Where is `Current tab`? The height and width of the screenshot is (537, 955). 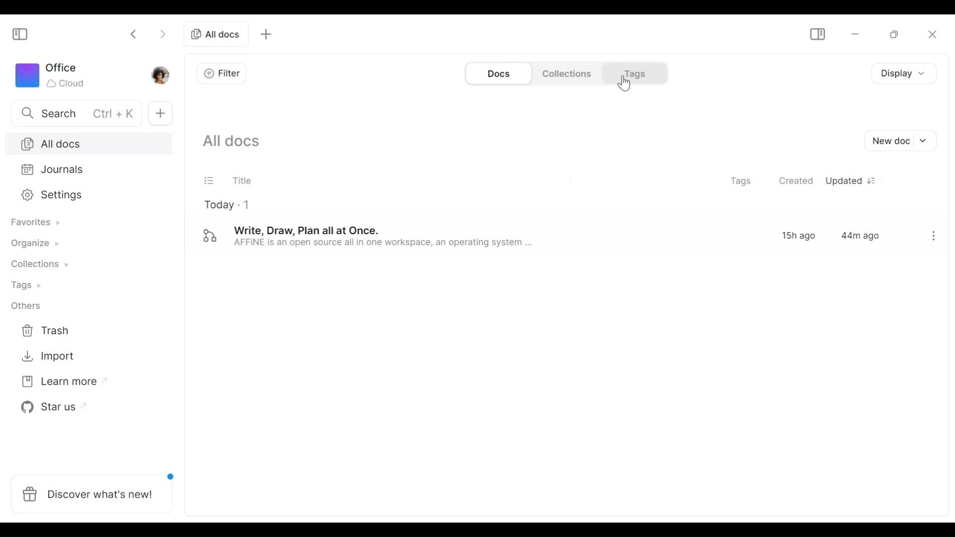 Current tab is located at coordinates (214, 35).